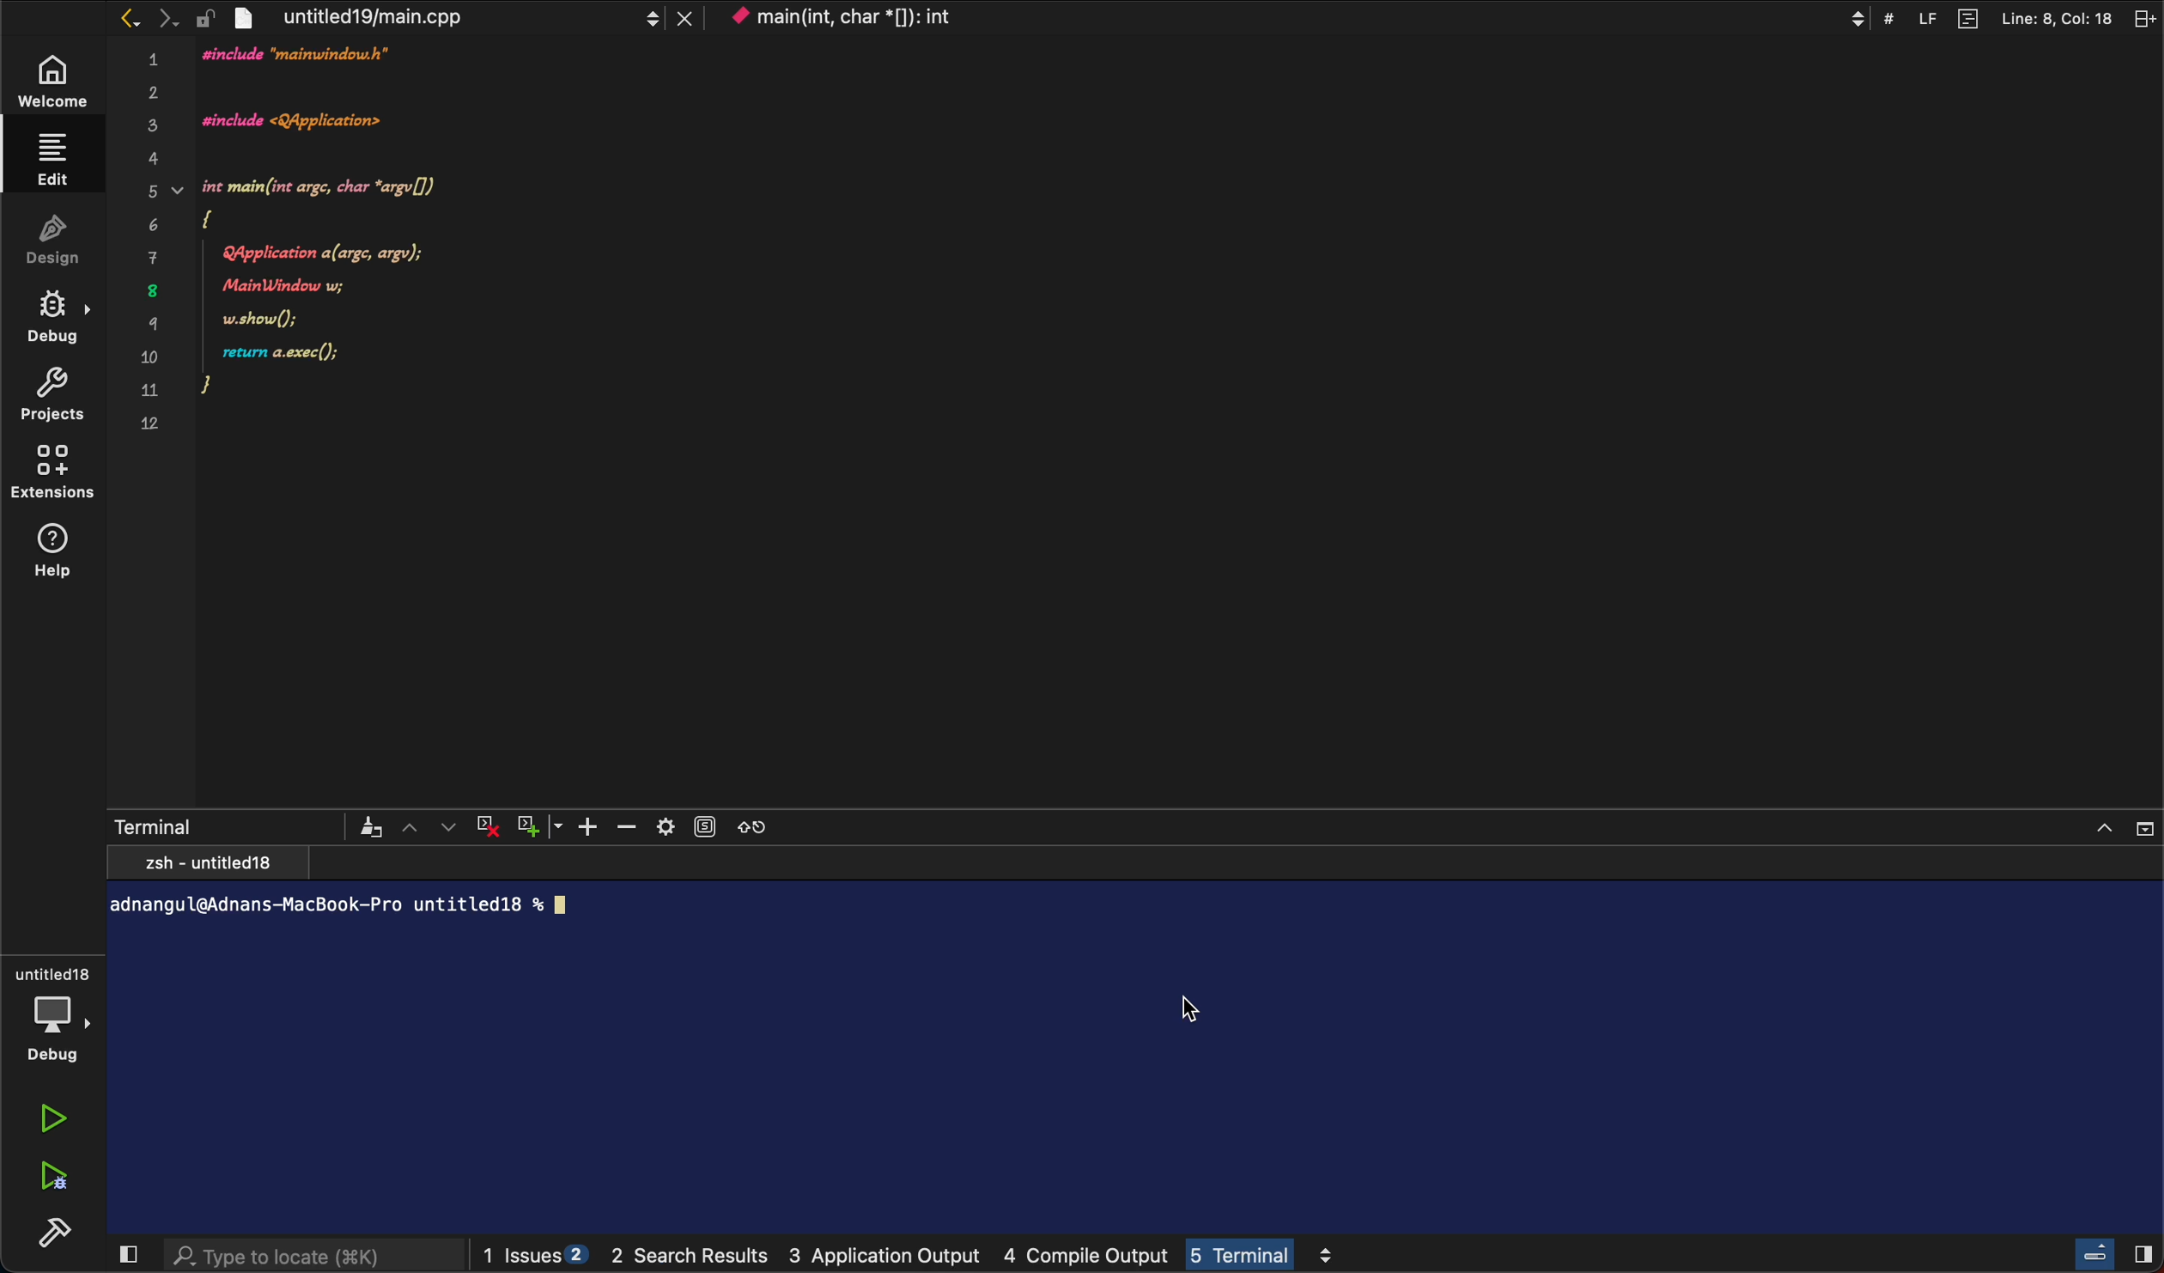 The width and height of the screenshot is (2164, 1273). I want to click on code, so click(333, 238).